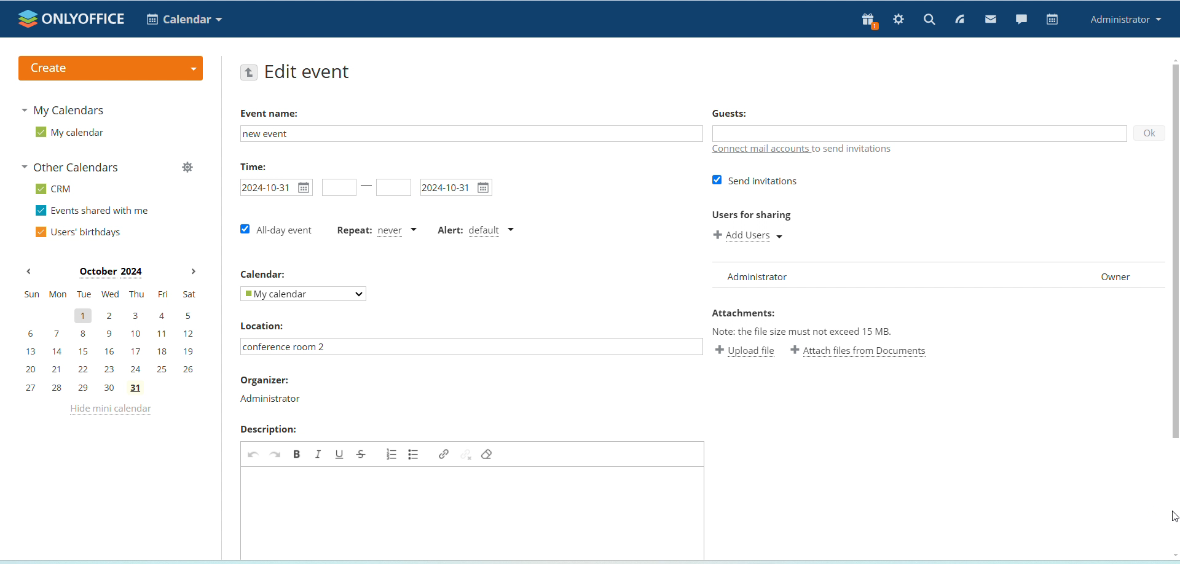 This screenshot has height=564, width=1180. Describe the element at coordinates (318, 453) in the screenshot. I see `italic` at that location.